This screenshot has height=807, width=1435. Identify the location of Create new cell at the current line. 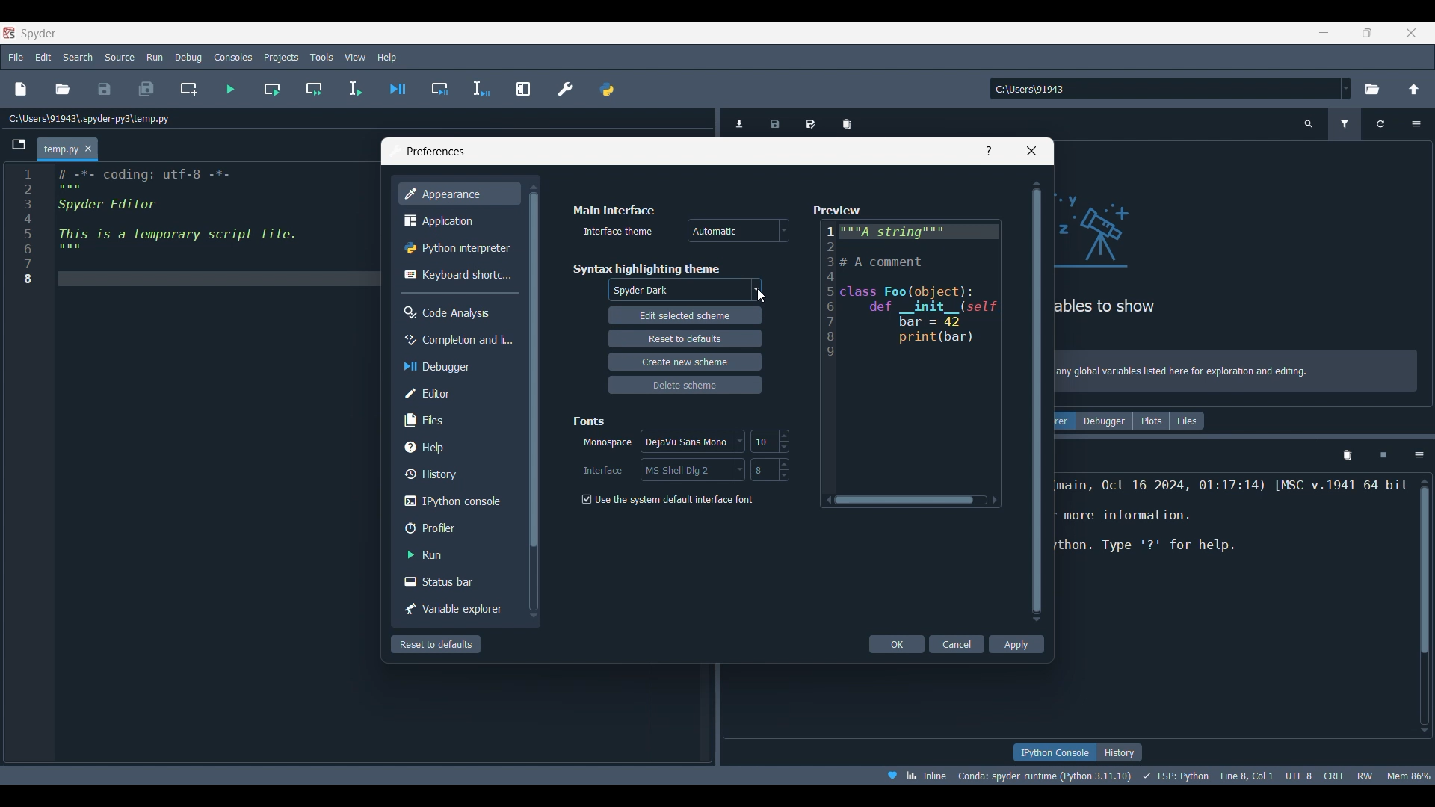
(189, 89).